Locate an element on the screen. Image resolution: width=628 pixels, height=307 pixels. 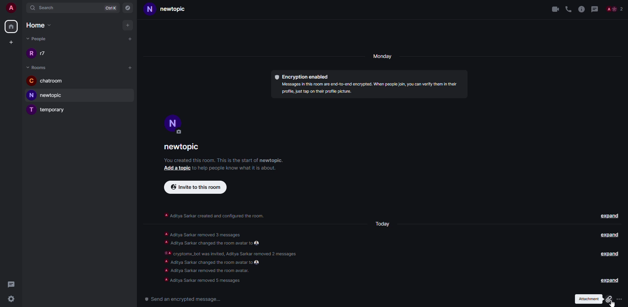
add is located at coordinates (129, 67).